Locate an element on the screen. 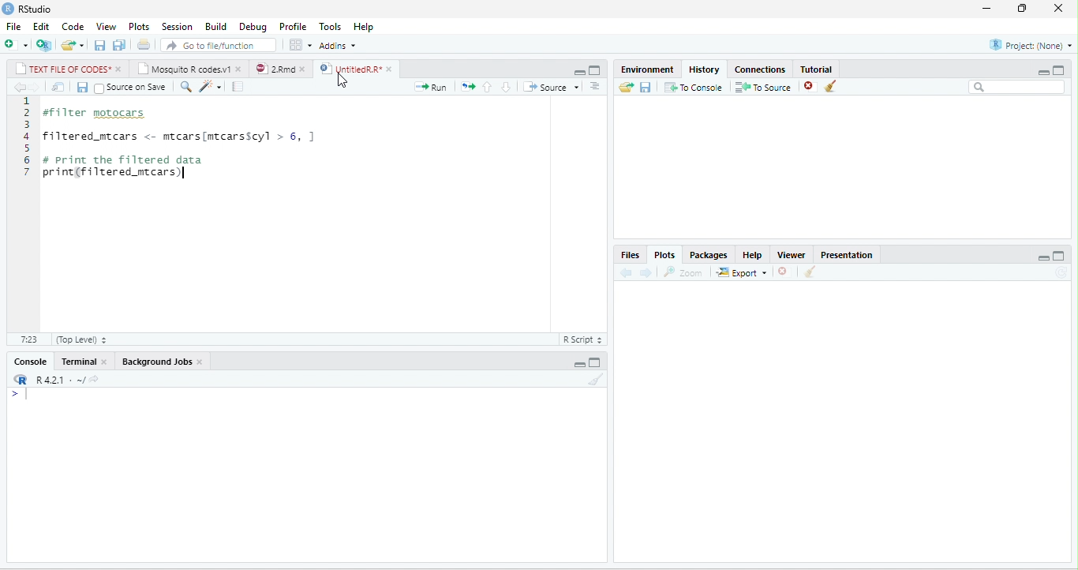 This screenshot has height=570, width=1078. View is located at coordinates (107, 26).